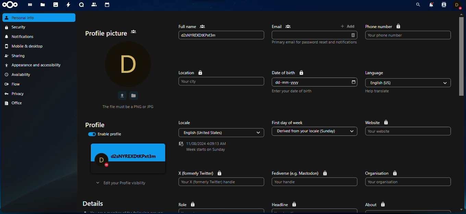 The width and height of the screenshot is (466, 214). What do you see at coordinates (315, 182) in the screenshot?
I see `Your handle` at bounding box center [315, 182].